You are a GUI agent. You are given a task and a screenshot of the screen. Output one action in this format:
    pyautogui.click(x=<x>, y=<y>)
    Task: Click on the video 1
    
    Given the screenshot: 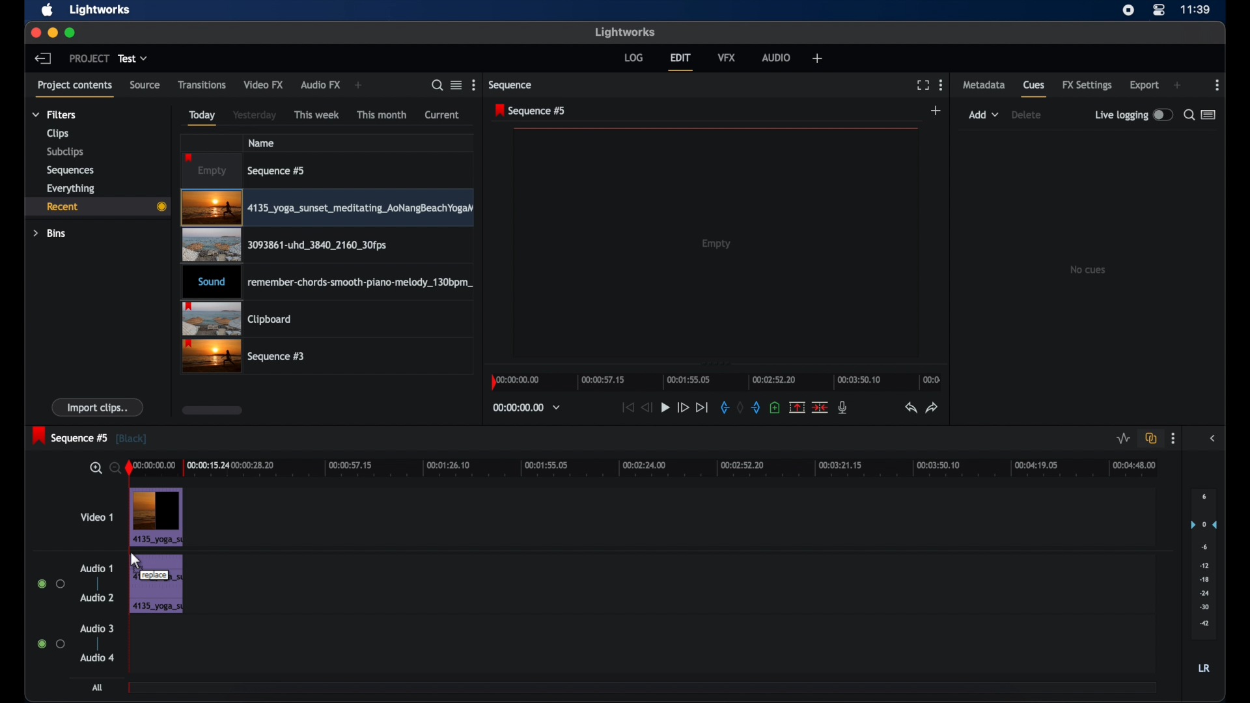 What is the action you would take?
    pyautogui.click(x=98, y=517)
    